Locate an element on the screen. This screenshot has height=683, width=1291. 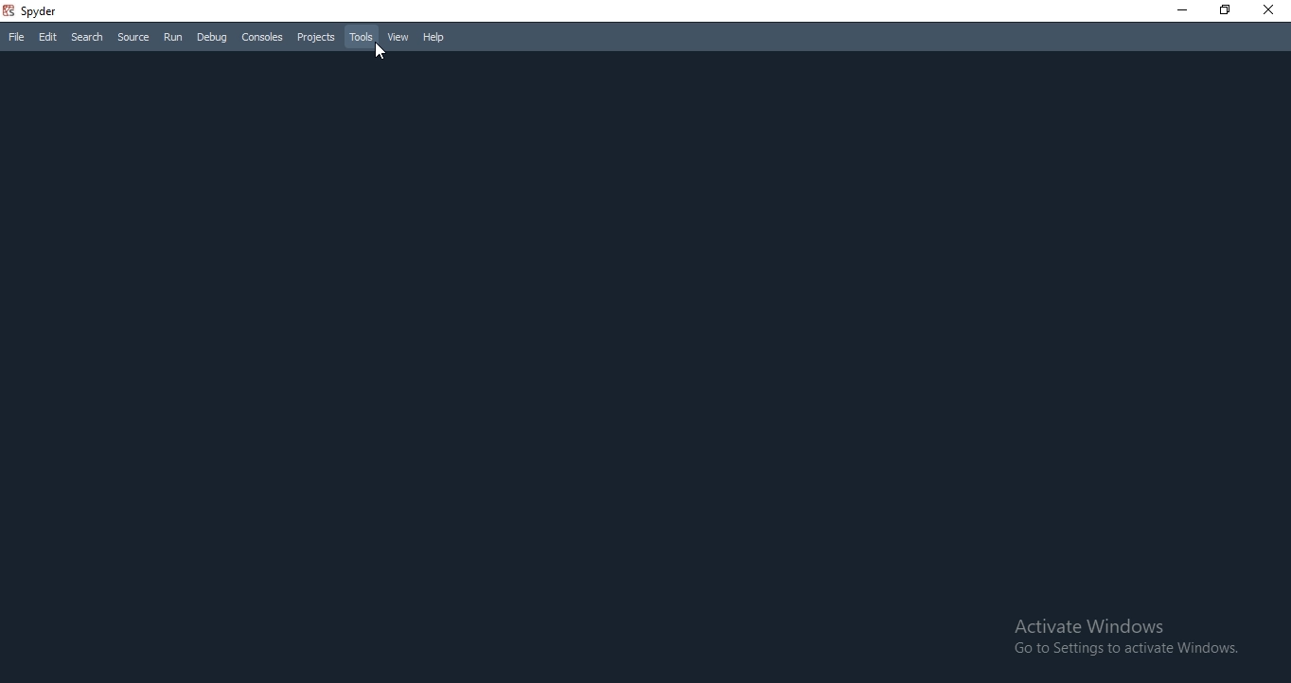
Search is located at coordinates (88, 37).